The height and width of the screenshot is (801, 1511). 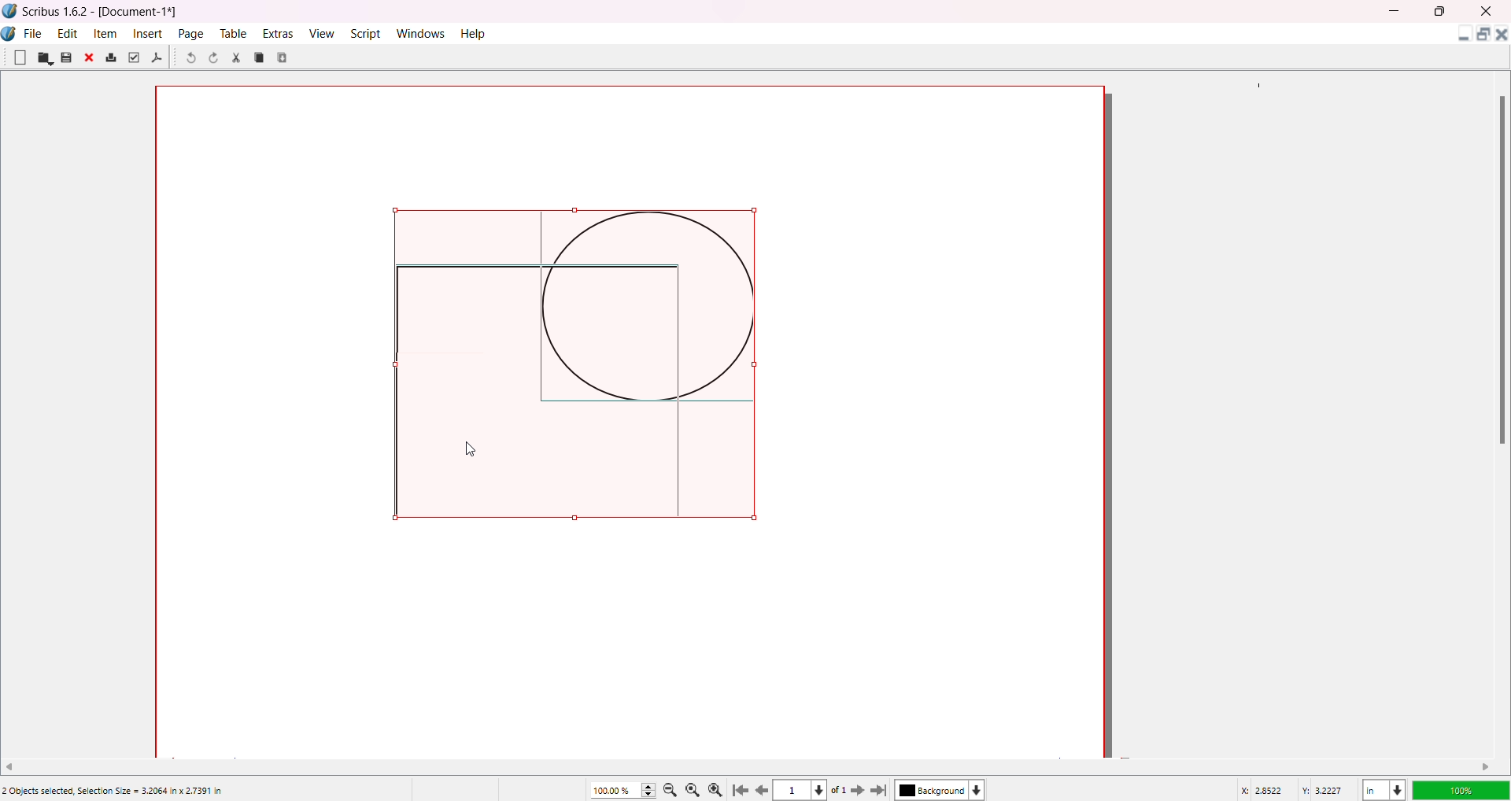 What do you see at coordinates (881, 789) in the screenshot?
I see `Last` at bounding box center [881, 789].